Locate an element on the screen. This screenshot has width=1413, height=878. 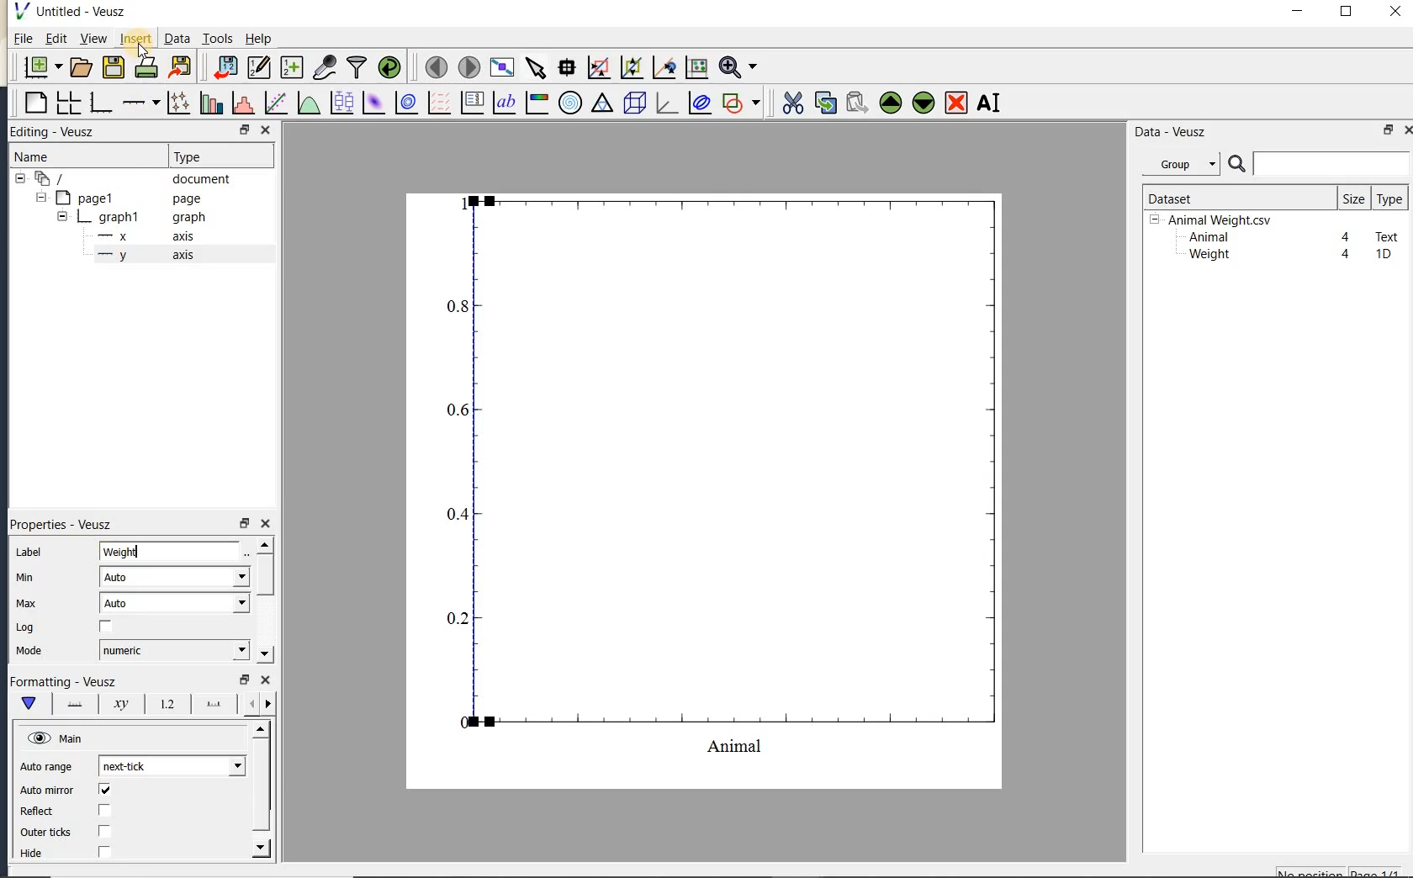
edit and enter new datasets is located at coordinates (258, 67).